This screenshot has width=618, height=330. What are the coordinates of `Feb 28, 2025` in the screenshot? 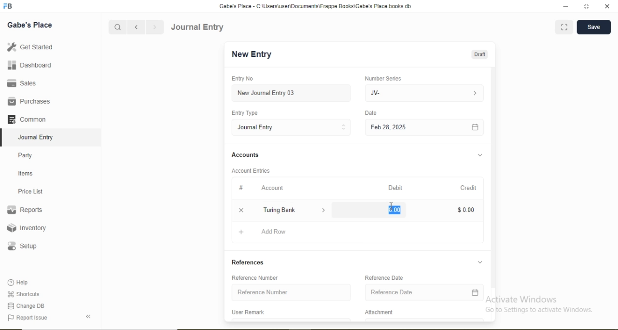 It's located at (388, 127).